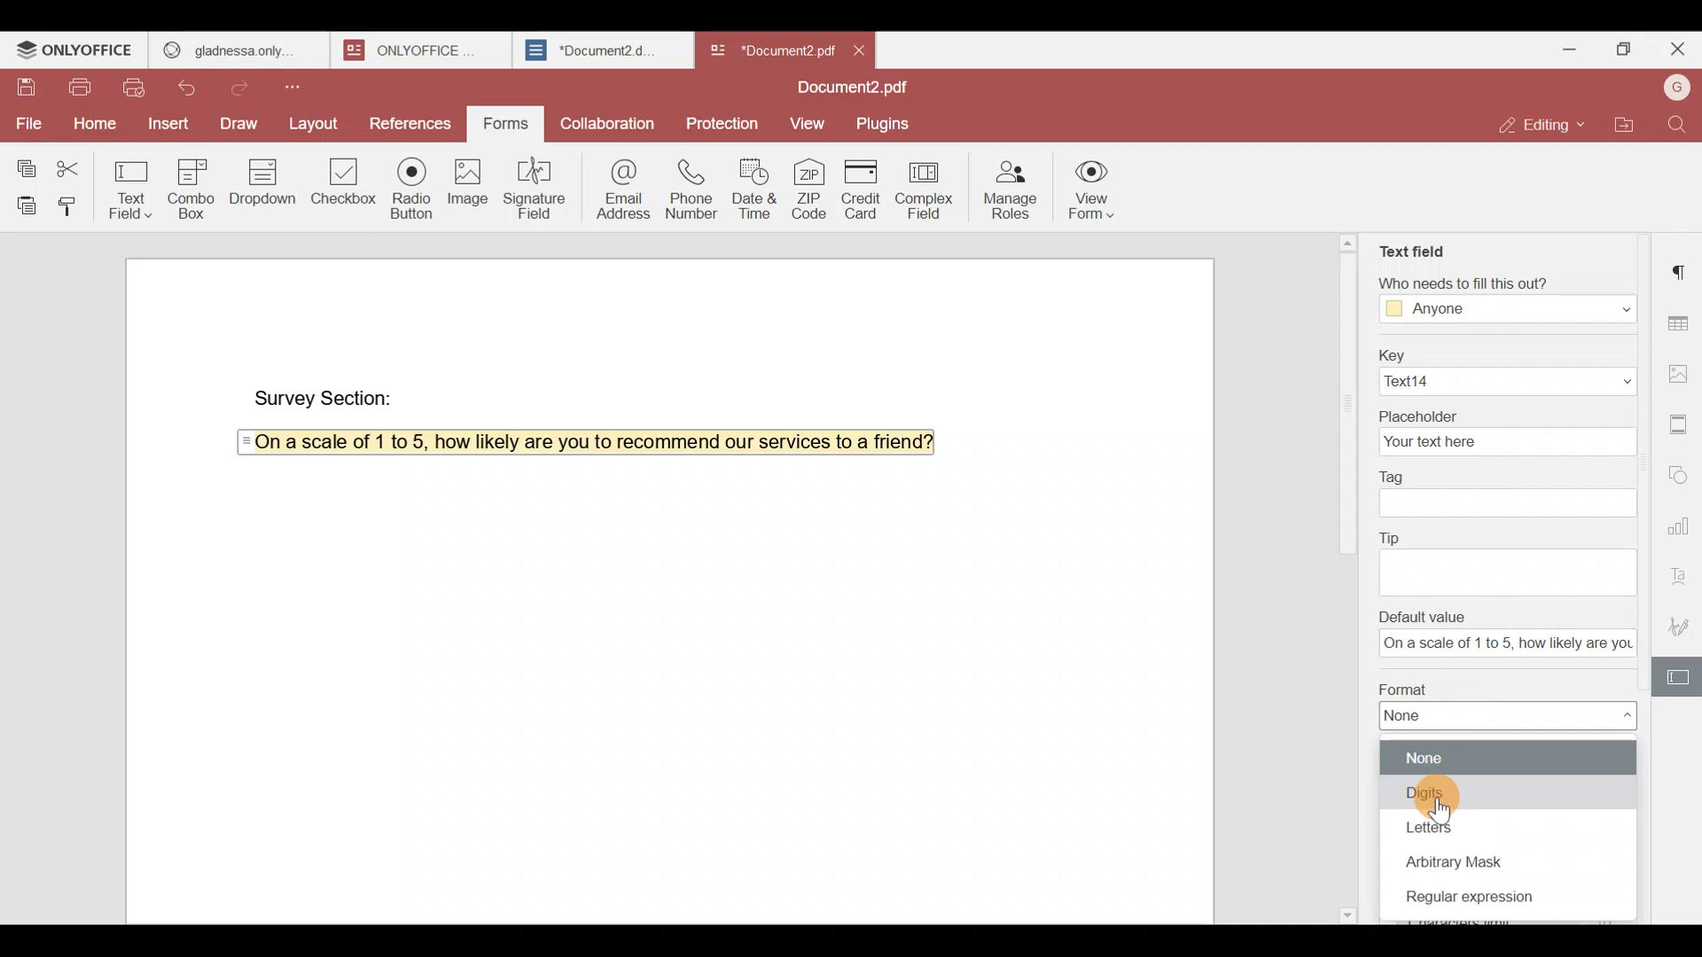 The width and height of the screenshot is (1702, 957). Describe the element at coordinates (27, 123) in the screenshot. I see `File` at that location.